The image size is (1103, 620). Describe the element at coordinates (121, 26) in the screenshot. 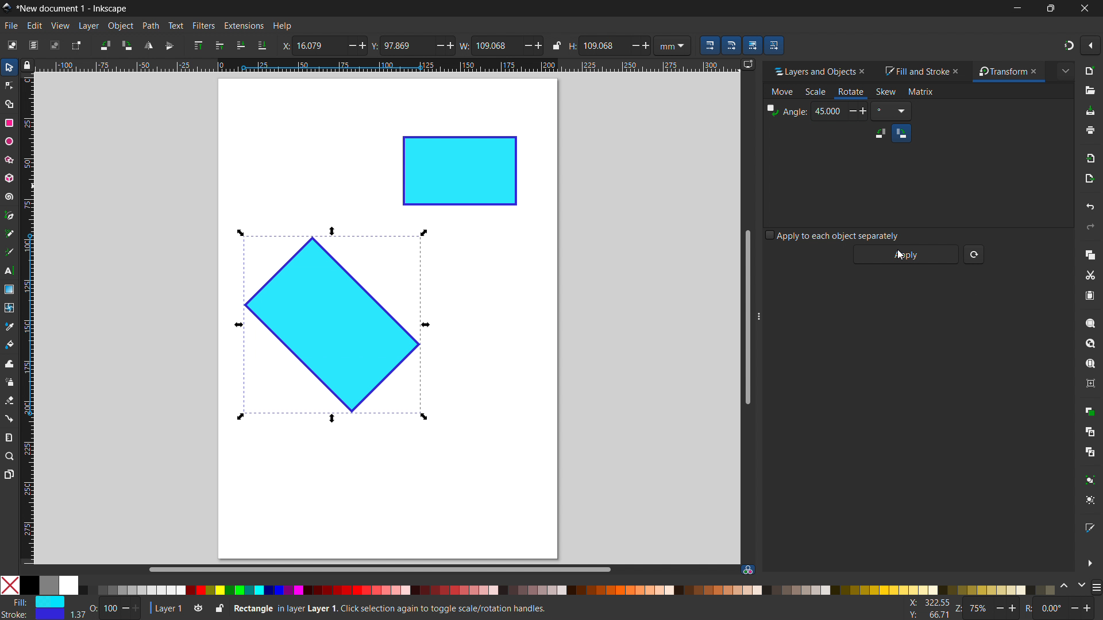

I see `object` at that location.